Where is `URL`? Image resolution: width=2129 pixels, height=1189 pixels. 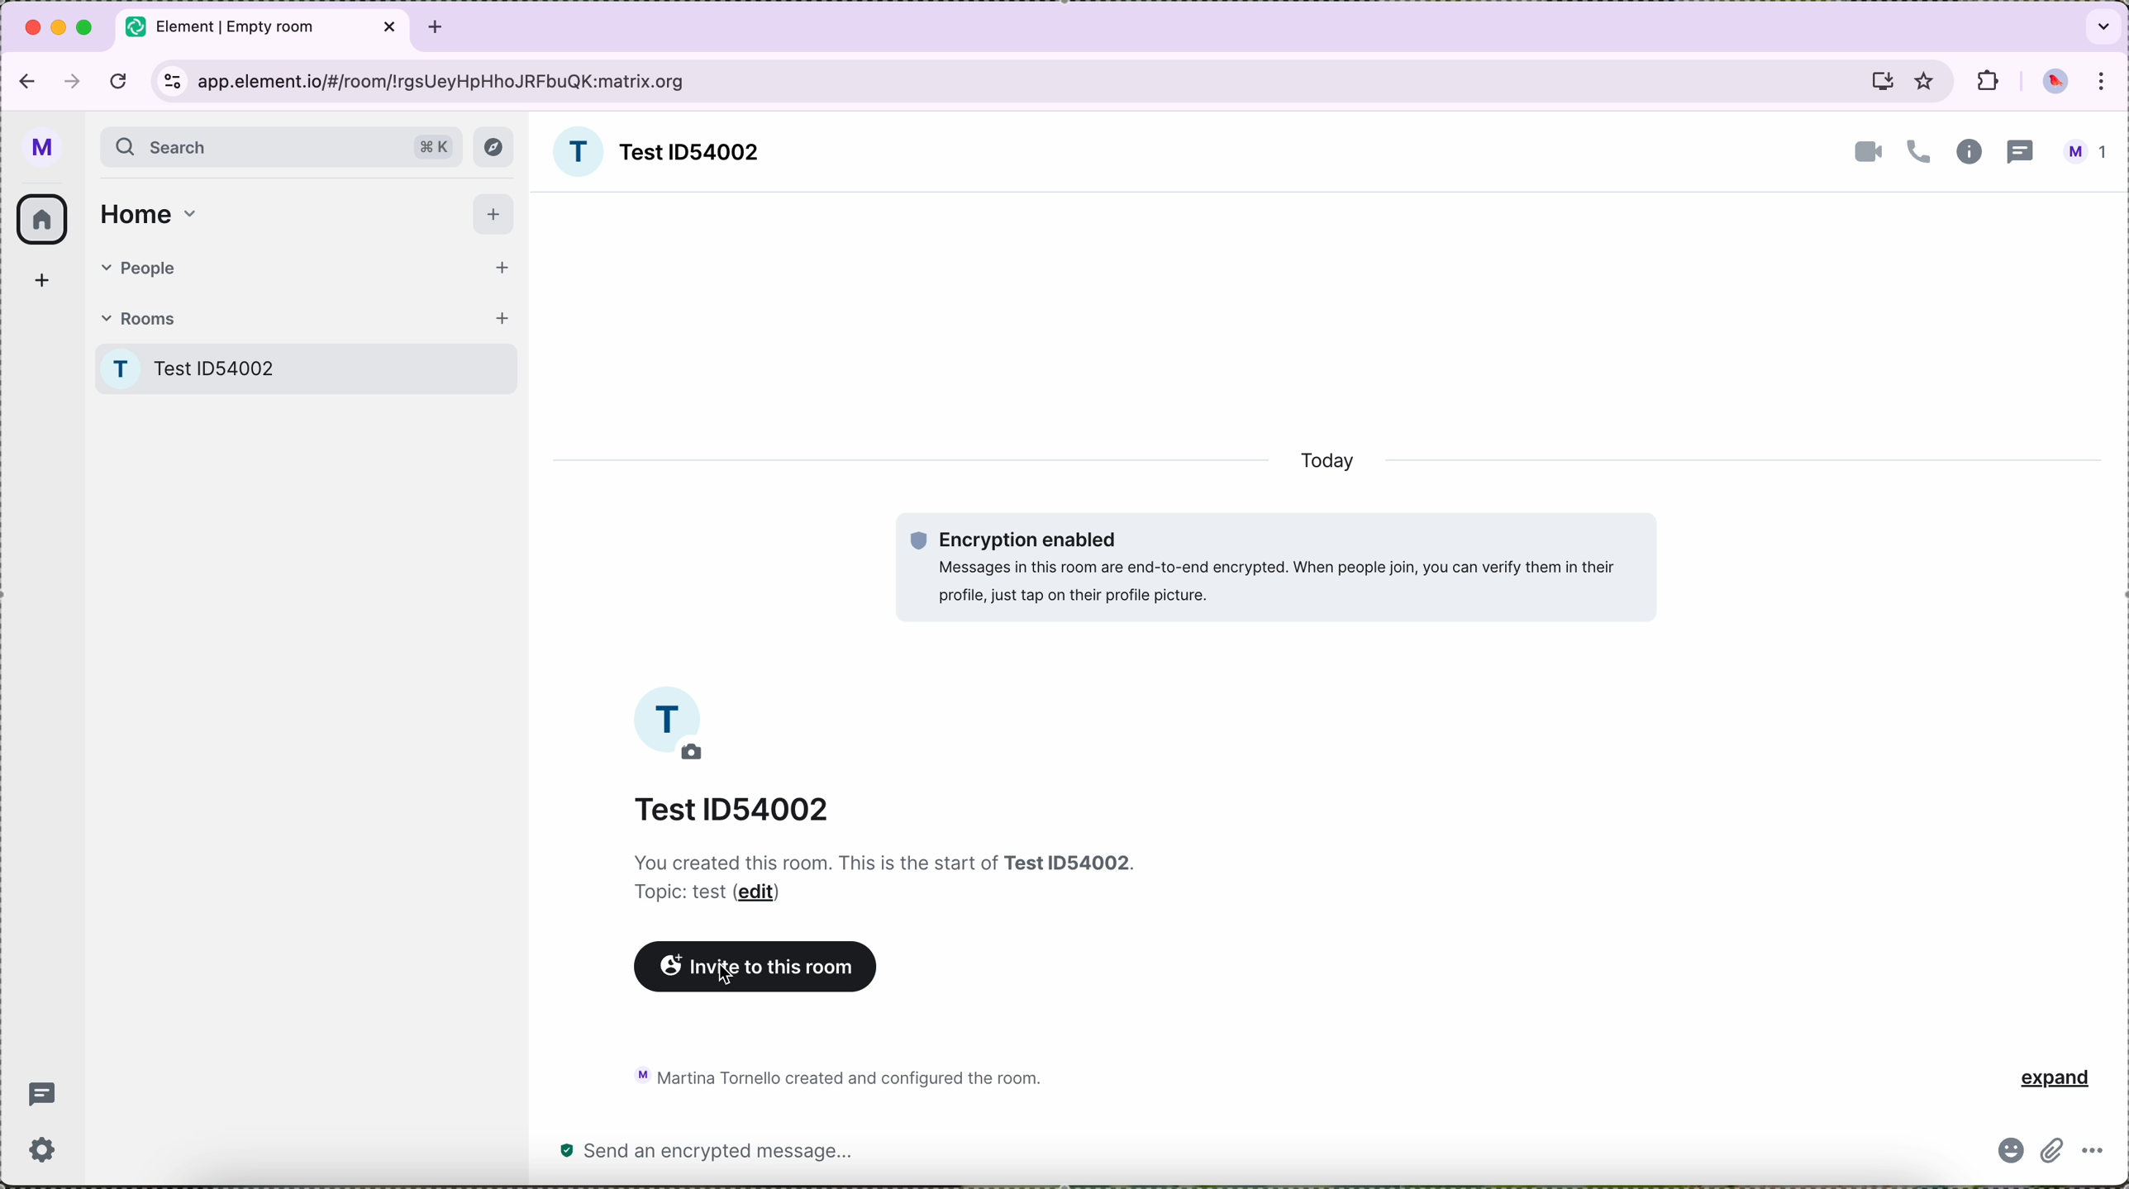 URL is located at coordinates (444, 81).